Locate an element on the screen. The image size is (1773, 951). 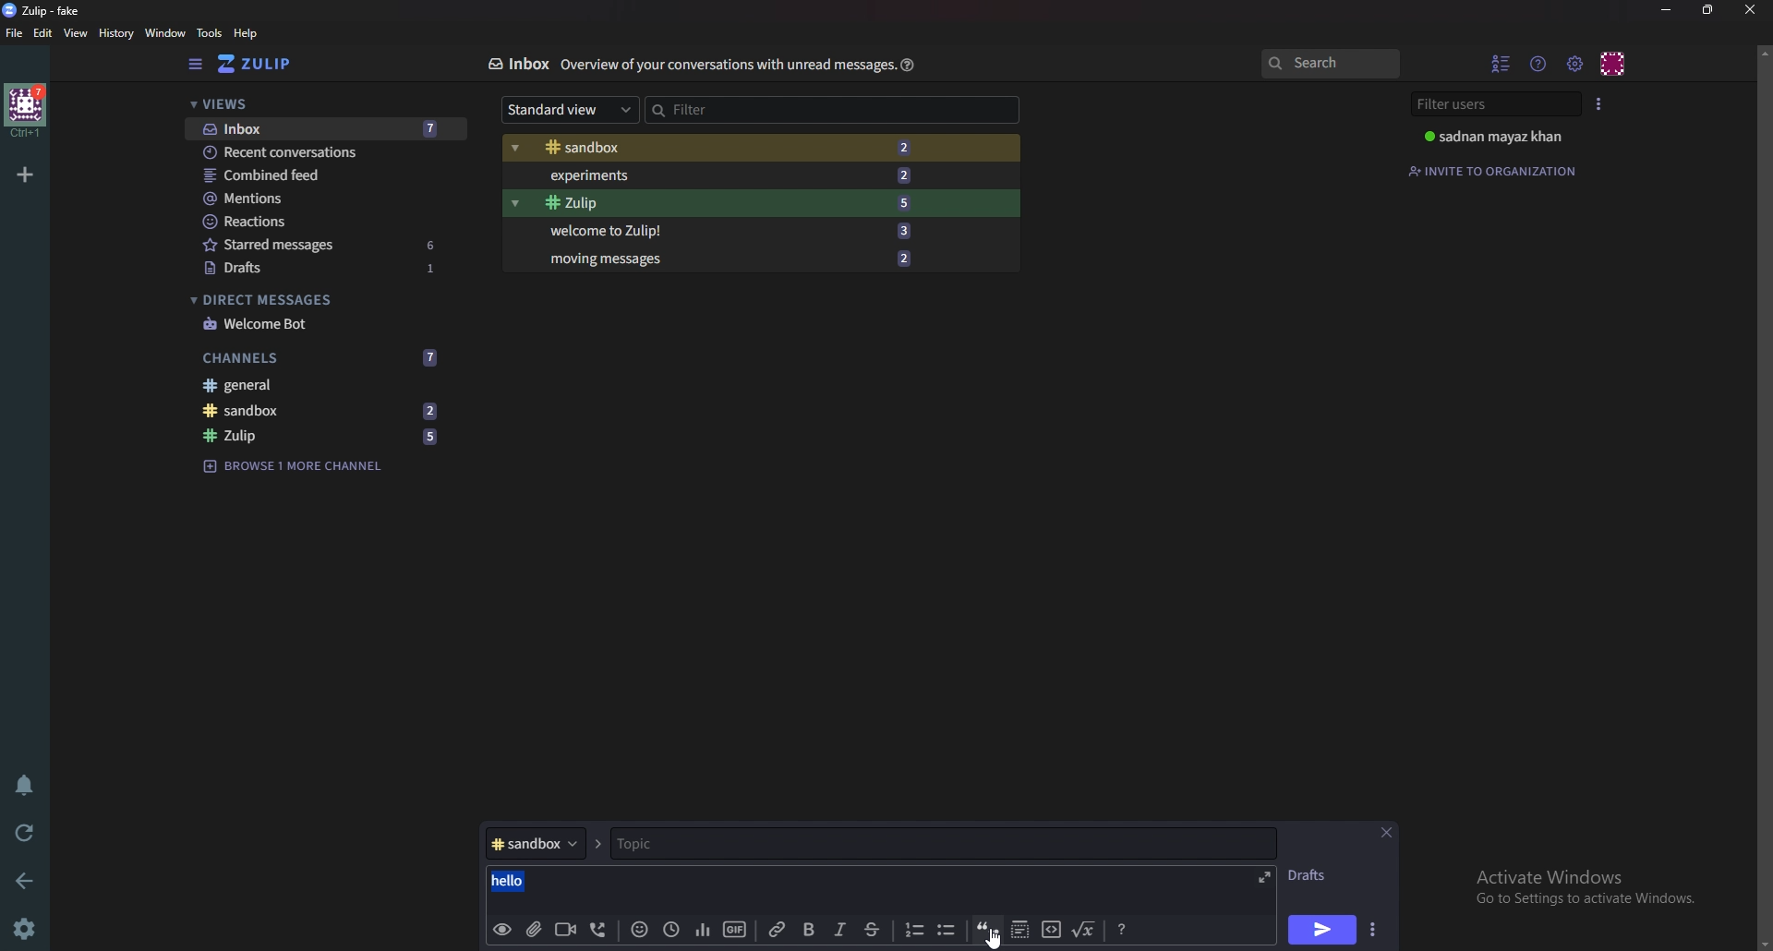
Enable do not disturb is located at coordinates (22, 786).